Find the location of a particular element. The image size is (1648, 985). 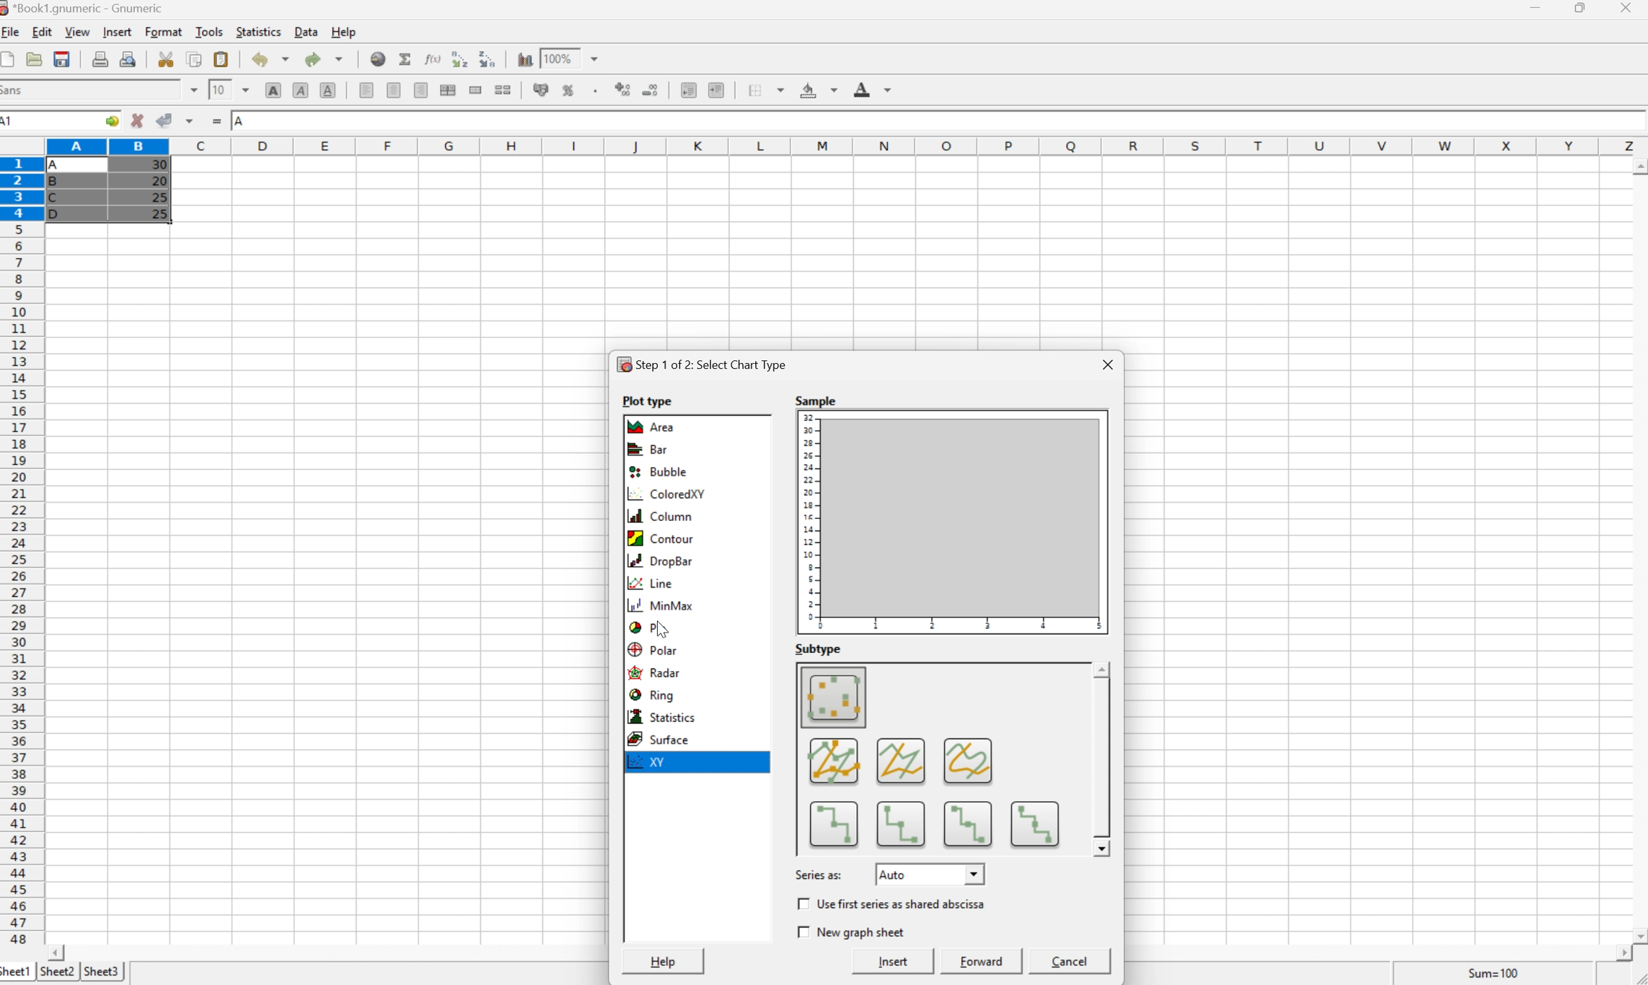

Radar is located at coordinates (654, 672).